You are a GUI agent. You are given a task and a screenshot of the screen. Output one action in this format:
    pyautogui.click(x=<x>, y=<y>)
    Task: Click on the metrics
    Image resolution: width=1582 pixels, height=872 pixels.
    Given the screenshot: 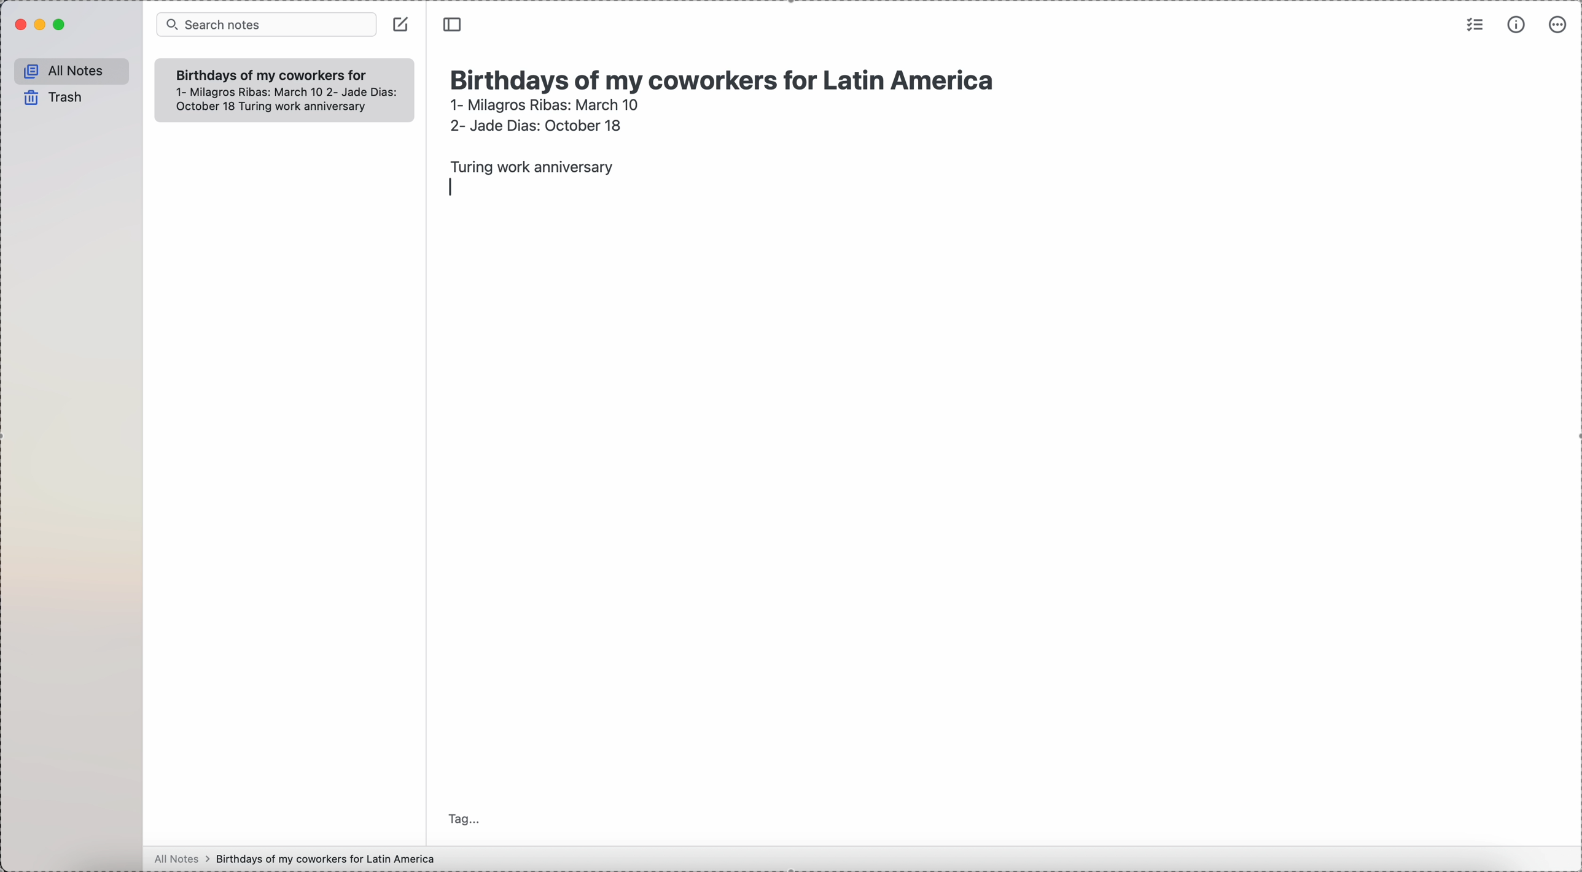 What is the action you would take?
    pyautogui.click(x=1518, y=24)
    